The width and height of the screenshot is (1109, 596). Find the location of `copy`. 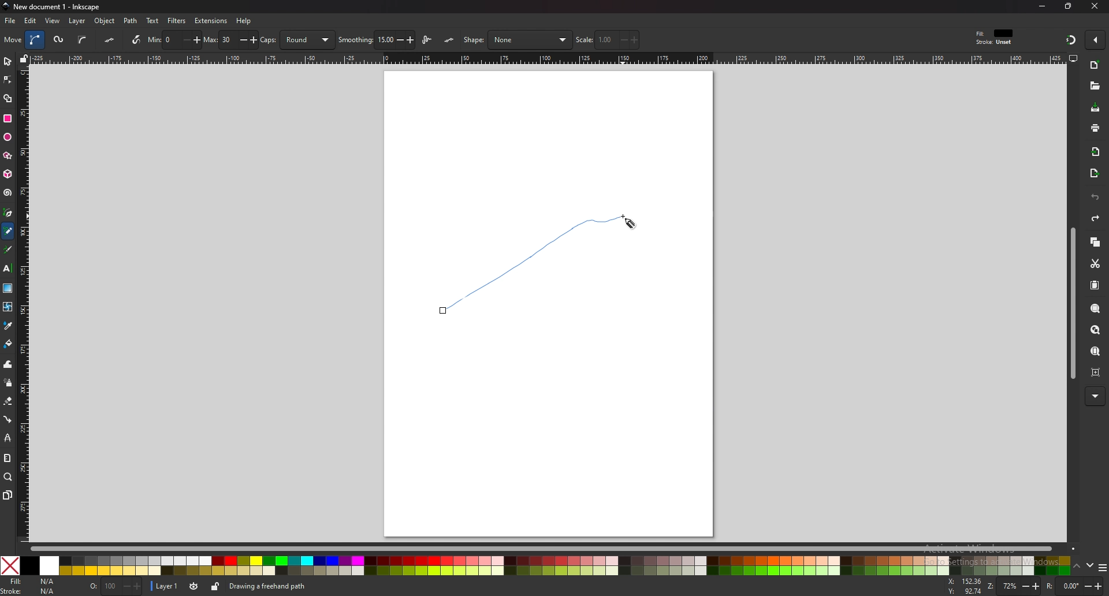

copy is located at coordinates (1095, 242).